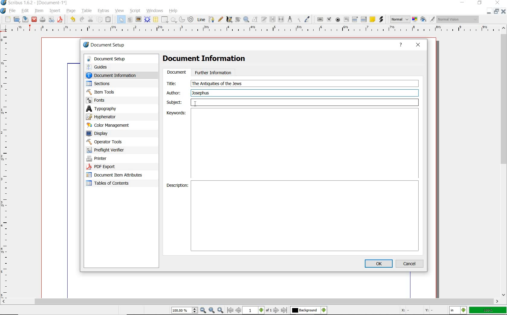  Describe the element at coordinates (416, 311) in the screenshot. I see `coordinates` at that location.